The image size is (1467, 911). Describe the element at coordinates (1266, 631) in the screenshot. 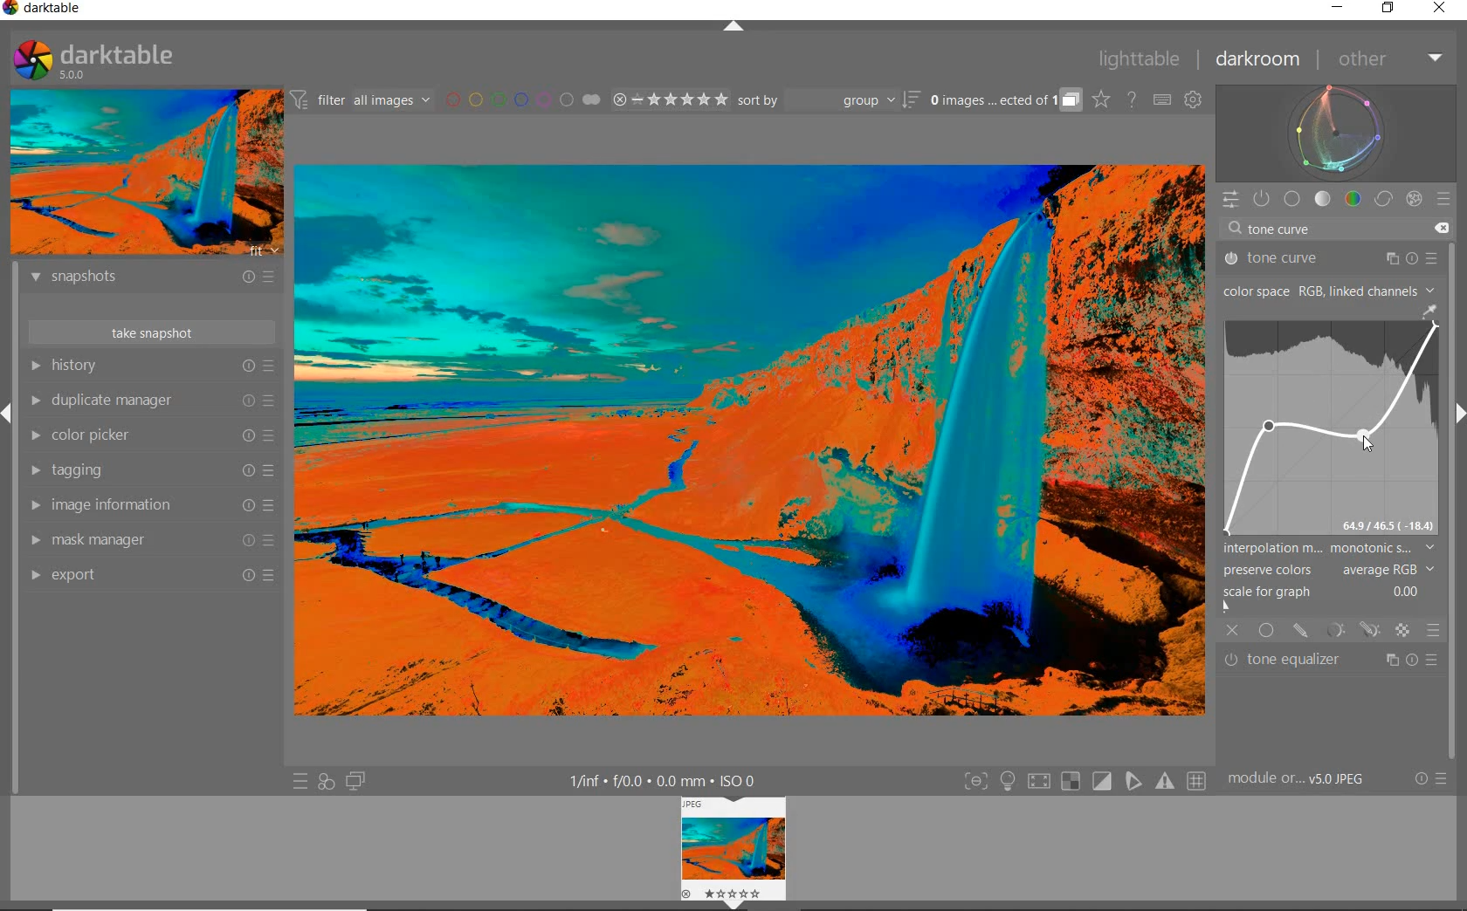

I see `UNIFORMLY` at that location.